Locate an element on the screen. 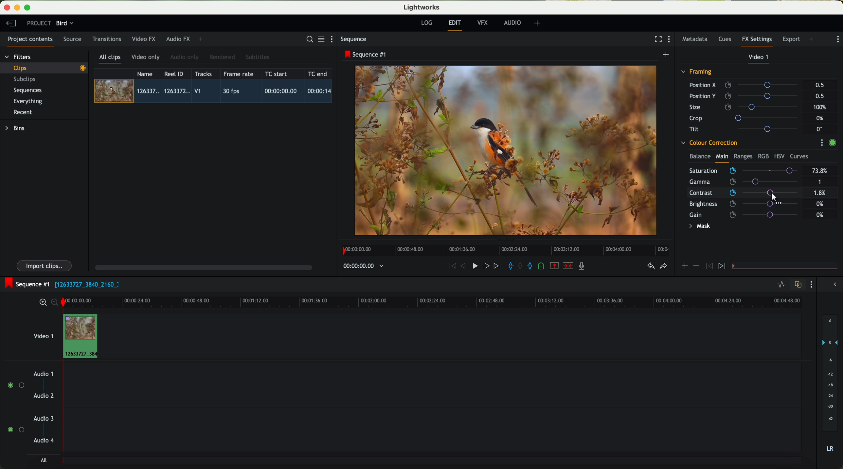 Image resolution: width=843 pixels, height=469 pixels. show settings menu is located at coordinates (837, 39).